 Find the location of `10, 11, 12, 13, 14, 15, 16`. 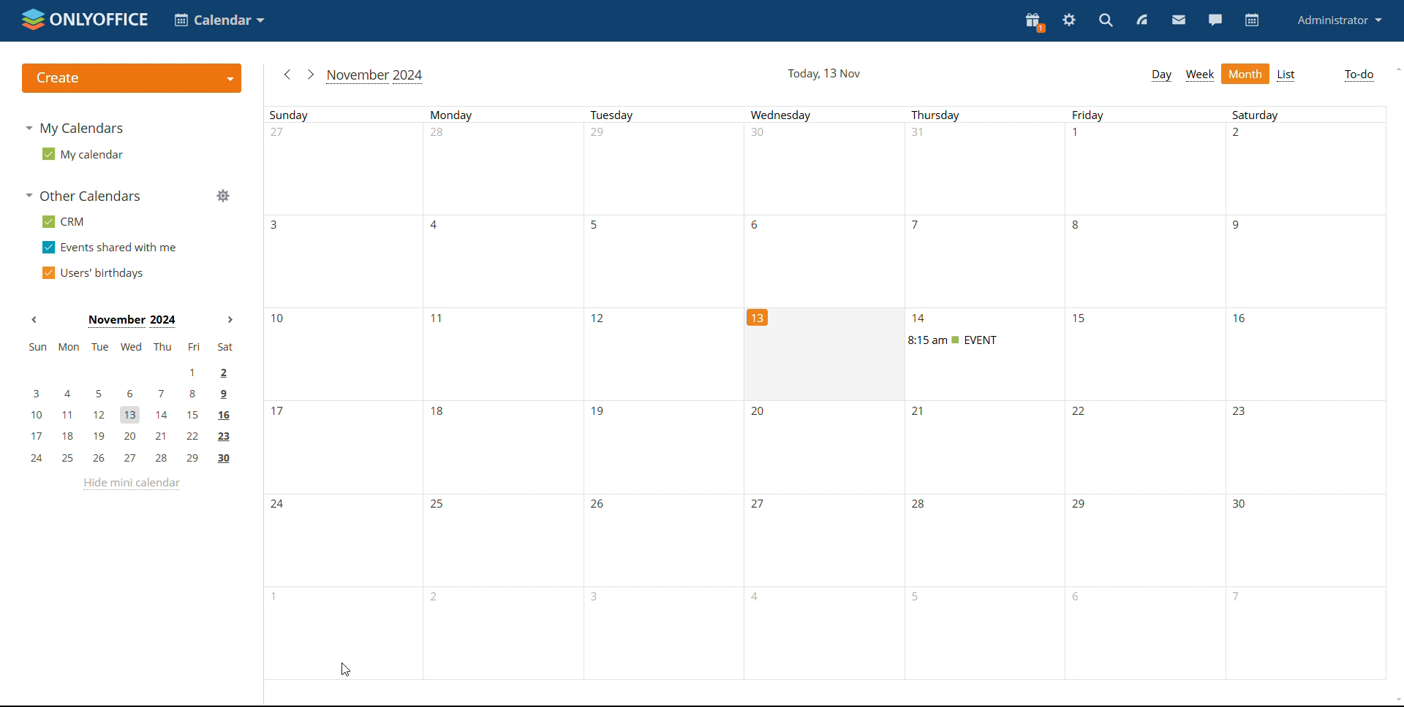

10, 11, 12, 13, 14, 15, 16 is located at coordinates (138, 412).